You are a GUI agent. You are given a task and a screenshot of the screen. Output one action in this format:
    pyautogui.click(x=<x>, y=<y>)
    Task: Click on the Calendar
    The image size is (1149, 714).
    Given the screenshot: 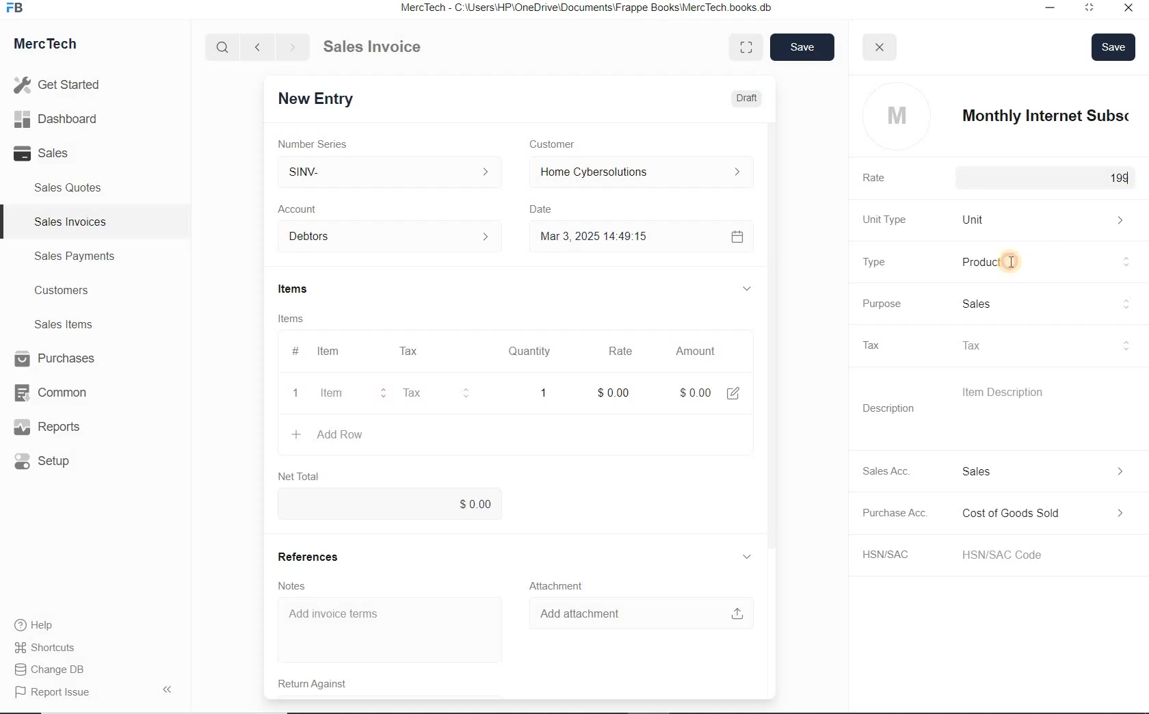 What is the action you would take?
    pyautogui.click(x=734, y=236)
    